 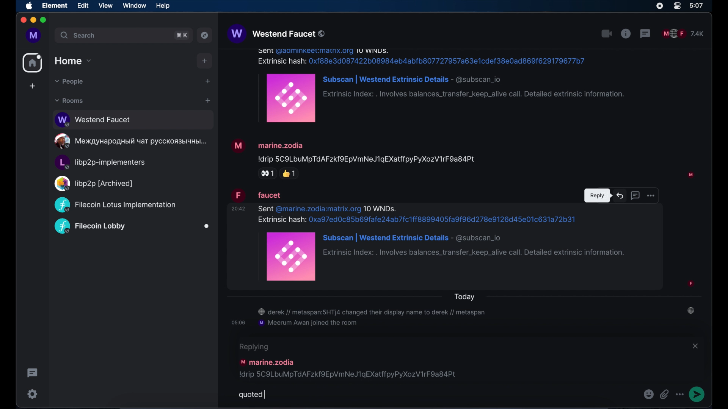 I want to click on close, so click(x=696, y=347).